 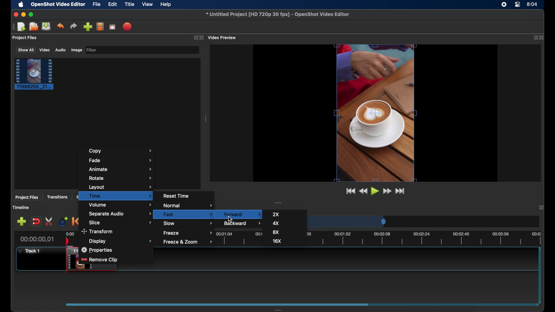 What do you see at coordinates (276, 223) in the screenshot?
I see `4x` at bounding box center [276, 223].